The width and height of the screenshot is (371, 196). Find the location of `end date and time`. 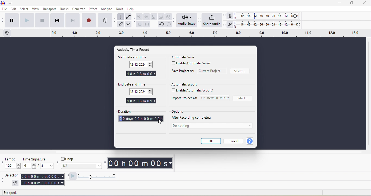

end date and time is located at coordinates (139, 84).